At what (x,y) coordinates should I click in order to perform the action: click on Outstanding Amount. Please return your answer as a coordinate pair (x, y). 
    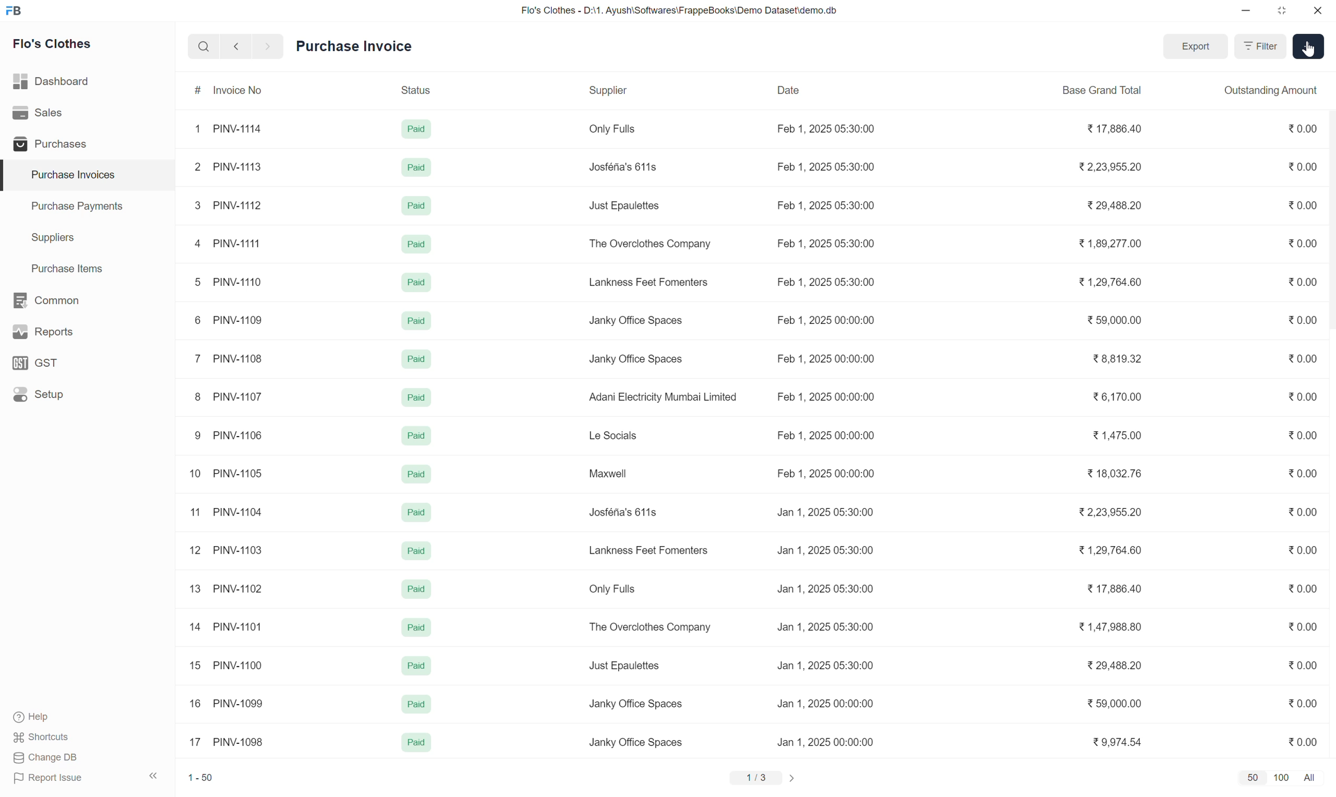
    Looking at the image, I should click on (1272, 90).